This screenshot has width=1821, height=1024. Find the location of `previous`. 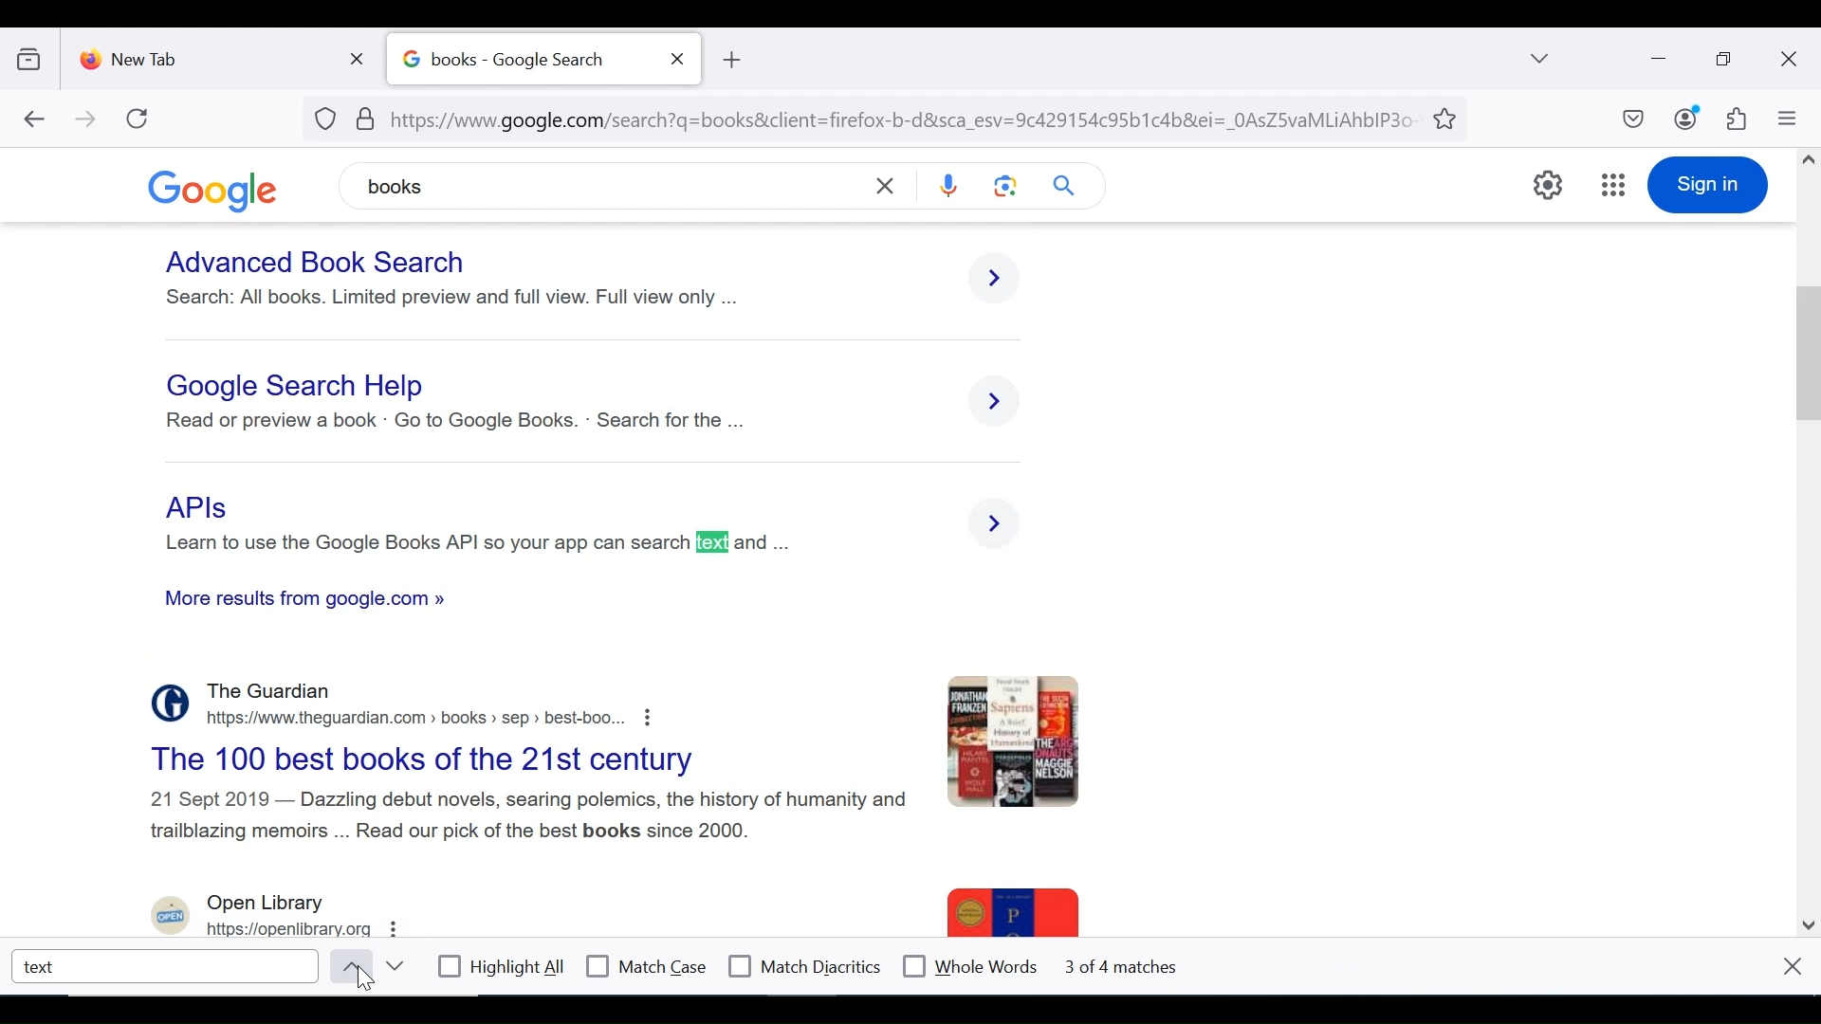

previous is located at coordinates (347, 966).